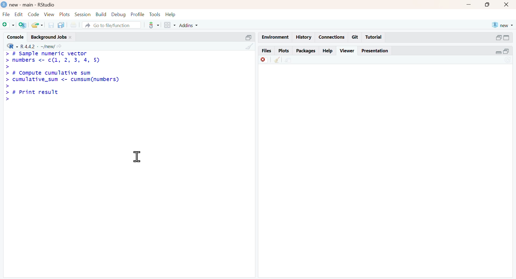 The width and height of the screenshot is (516, 279). I want to click on add file as, so click(9, 25).